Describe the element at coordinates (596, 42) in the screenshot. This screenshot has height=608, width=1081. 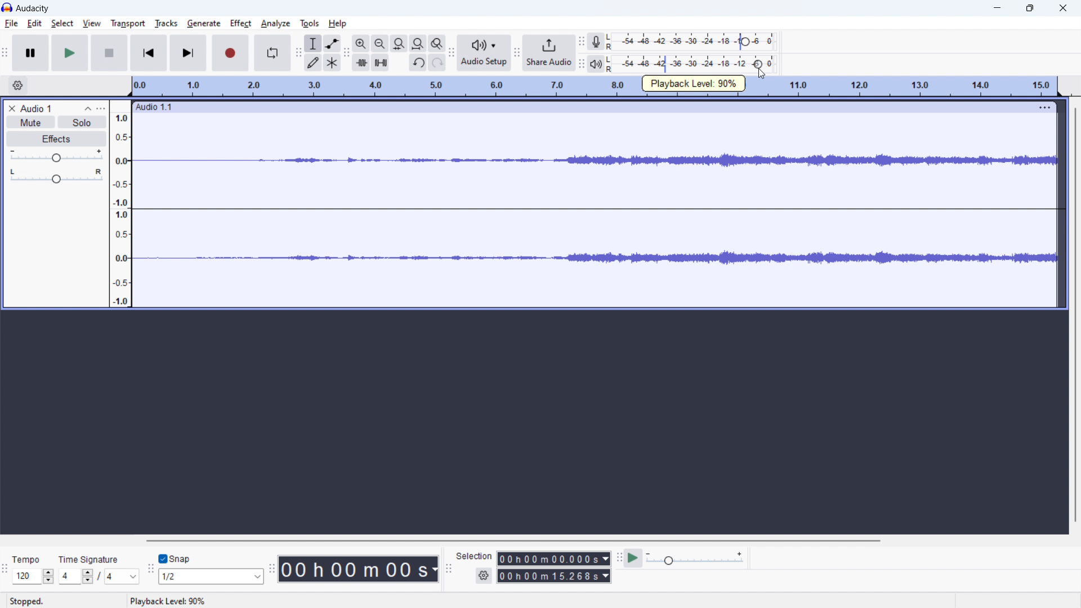
I see `recording meter` at that location.